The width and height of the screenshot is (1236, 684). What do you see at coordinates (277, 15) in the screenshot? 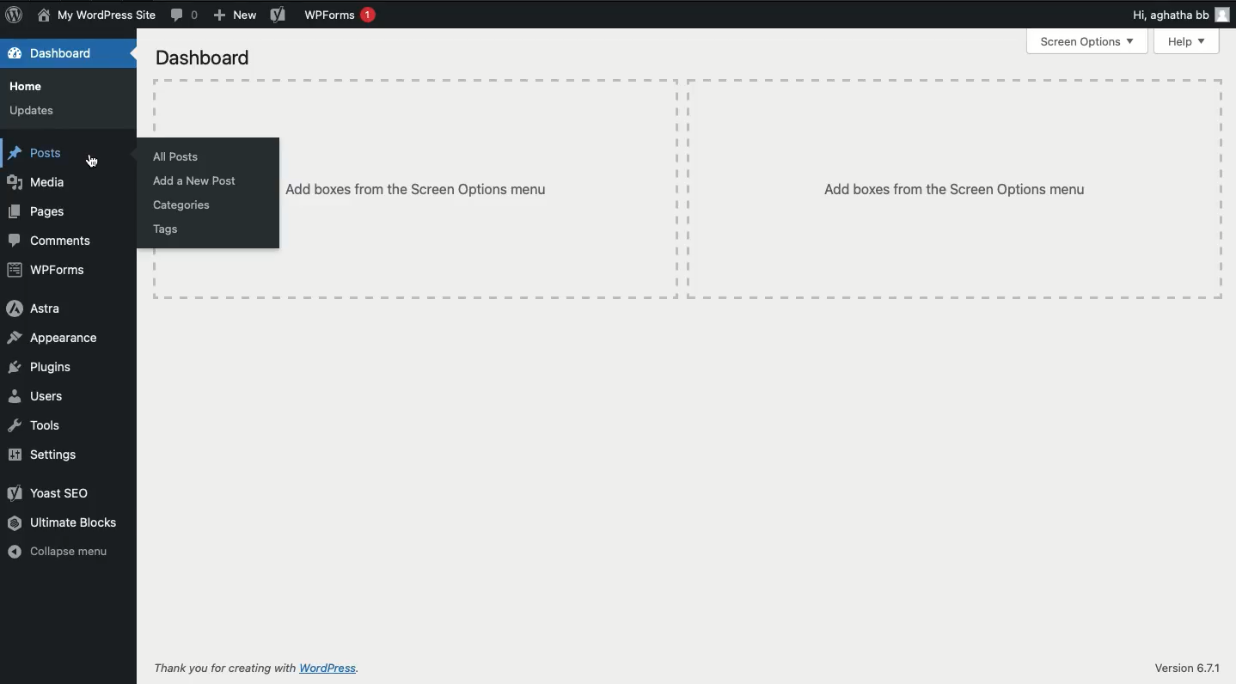
I see `Yoast` at bounding box center [277, 15].